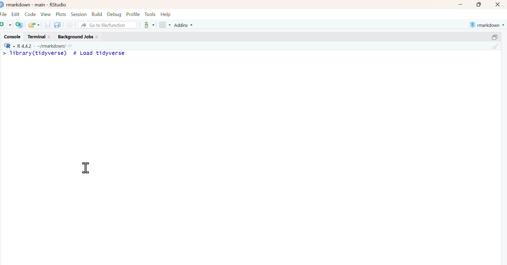 Image resolution: width=507 pixels, height=265 pixels. I want to click on cursor, so click(86, 168).